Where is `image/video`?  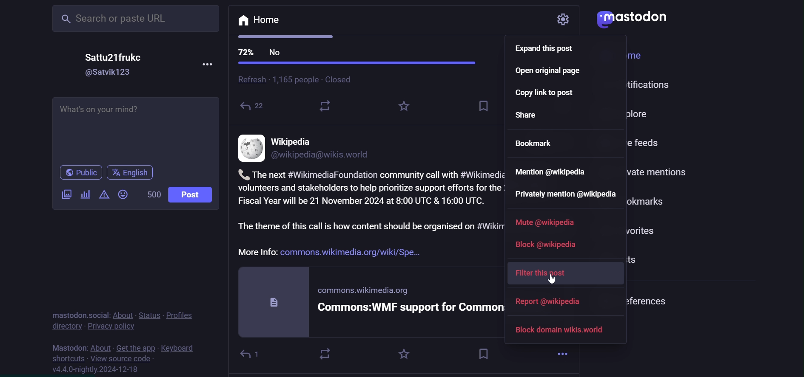 image/video is located at coordinates (66, 194).